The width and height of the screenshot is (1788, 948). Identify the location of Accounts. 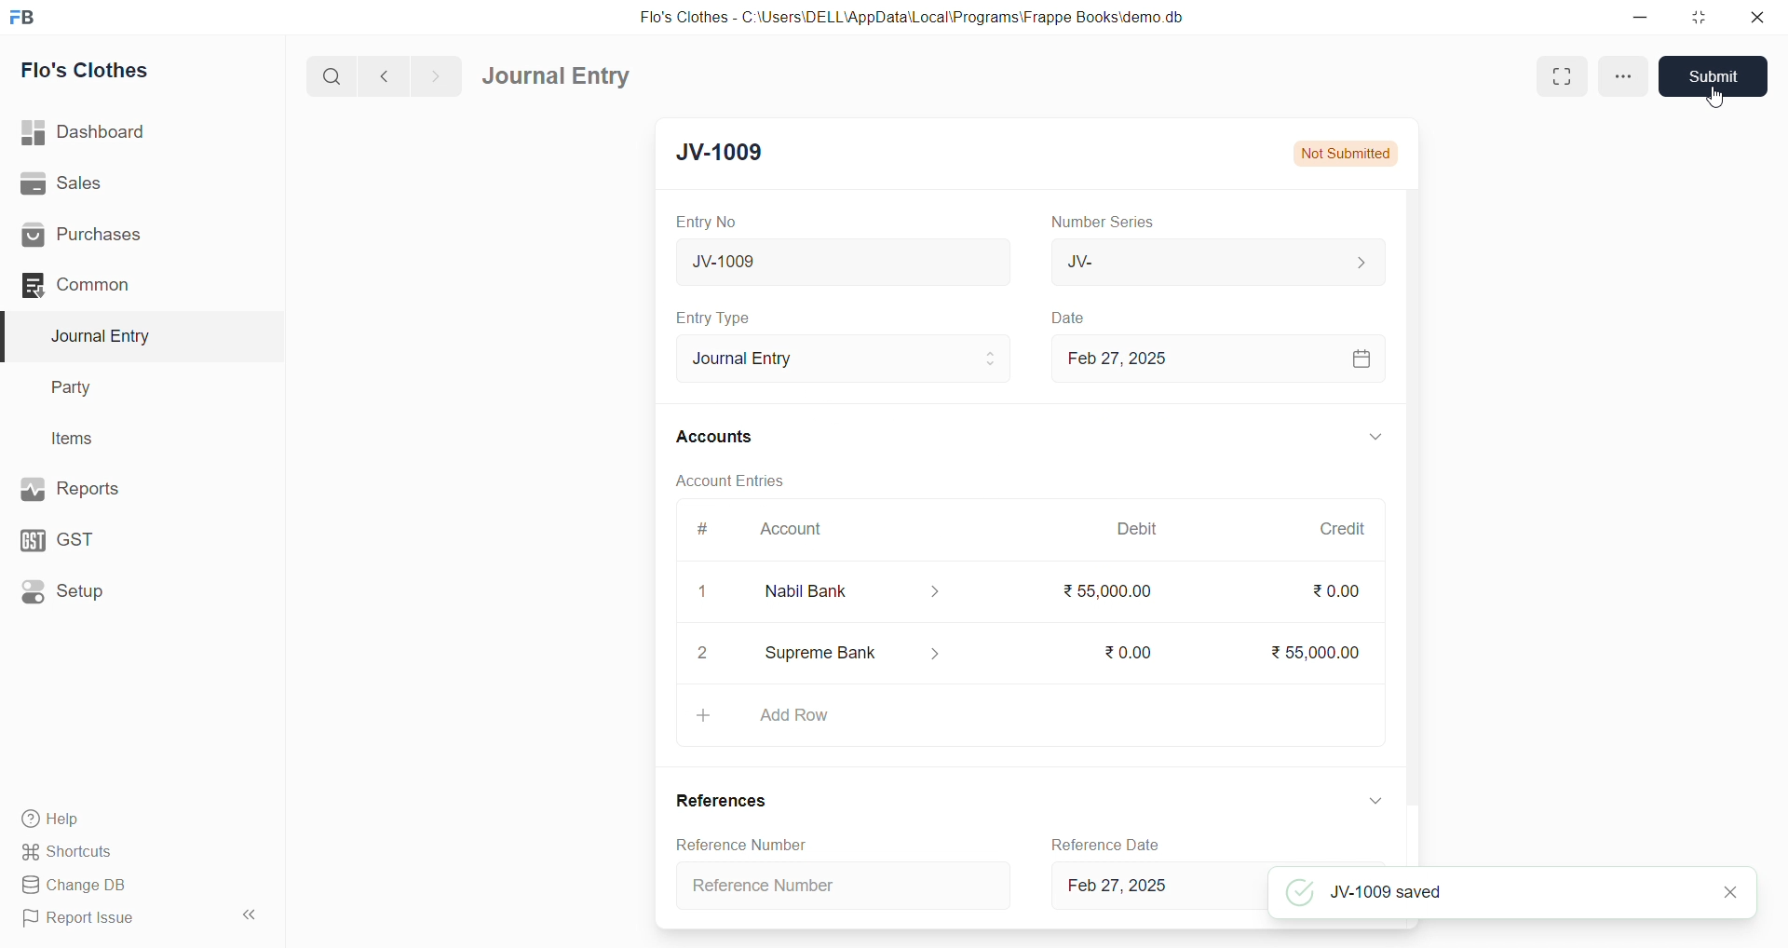
(715, 438).